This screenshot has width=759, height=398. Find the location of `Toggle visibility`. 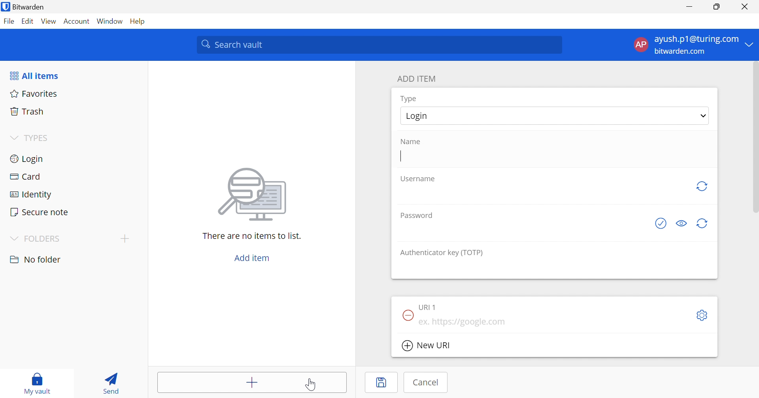

Toggle visibility is located at coordinates (682, 223).